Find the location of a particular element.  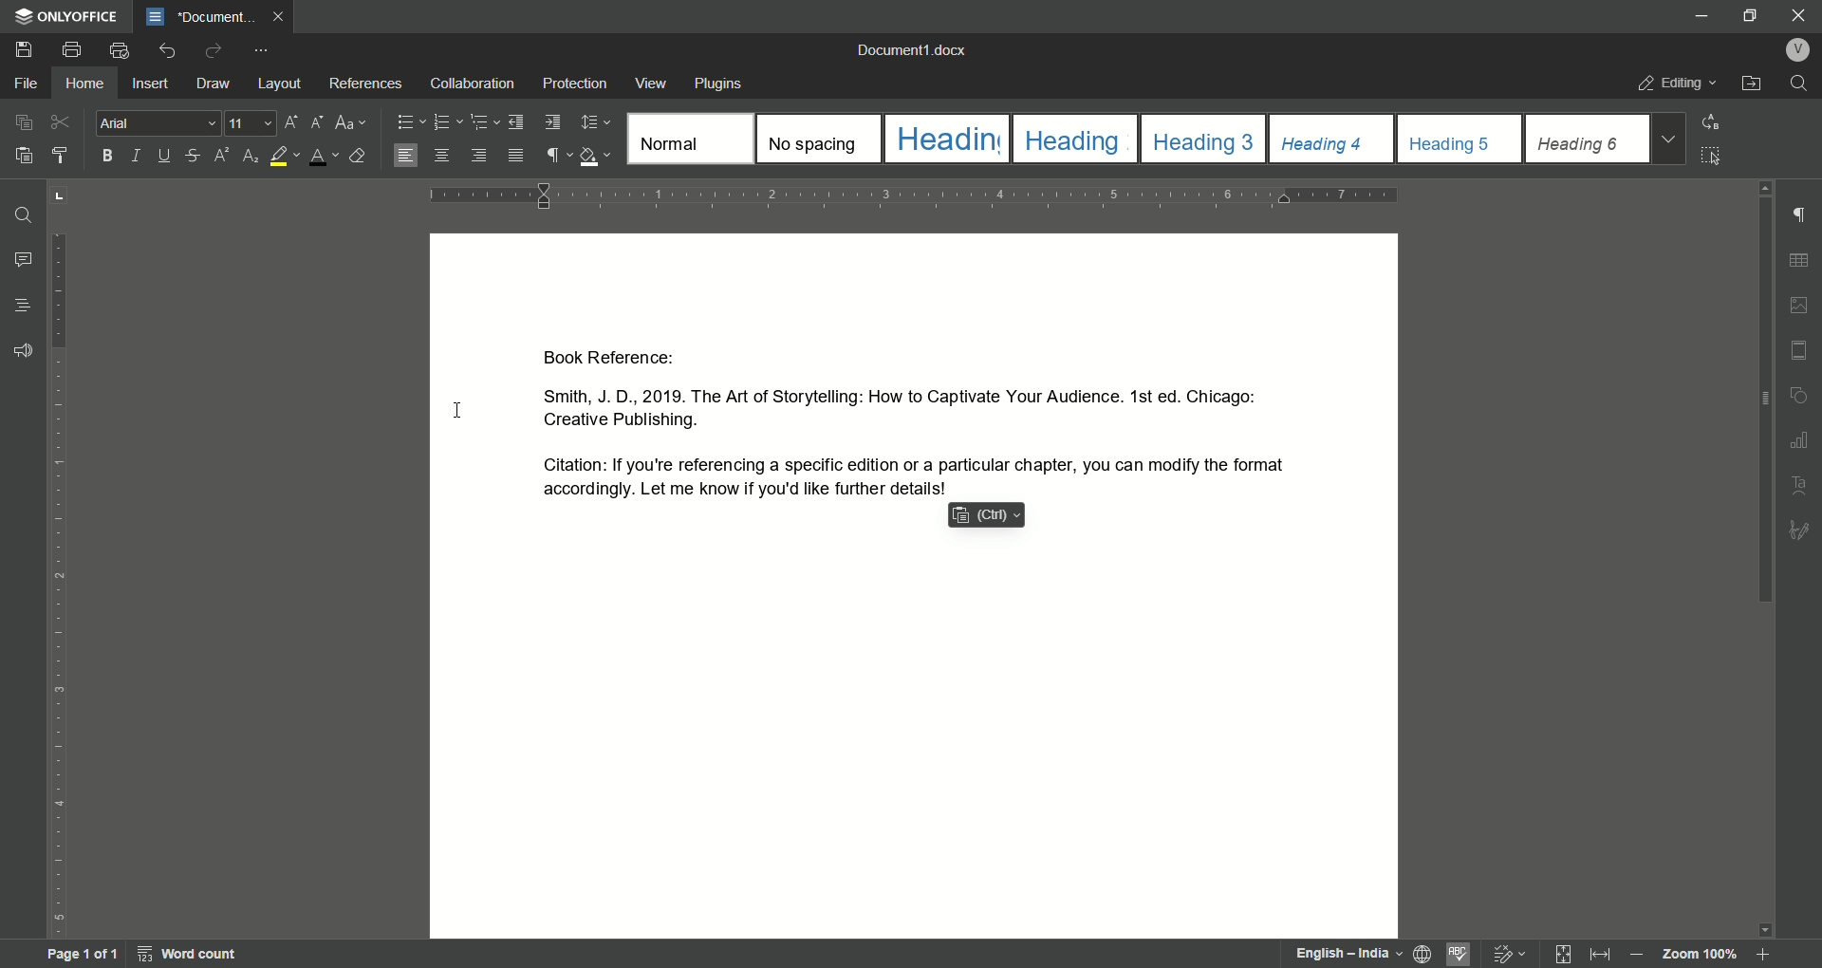

view is located at coordinates (652, 84).